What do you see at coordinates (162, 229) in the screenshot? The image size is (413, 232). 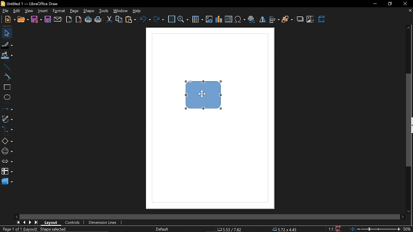 I see `page style` at bounding box center [162, 229].